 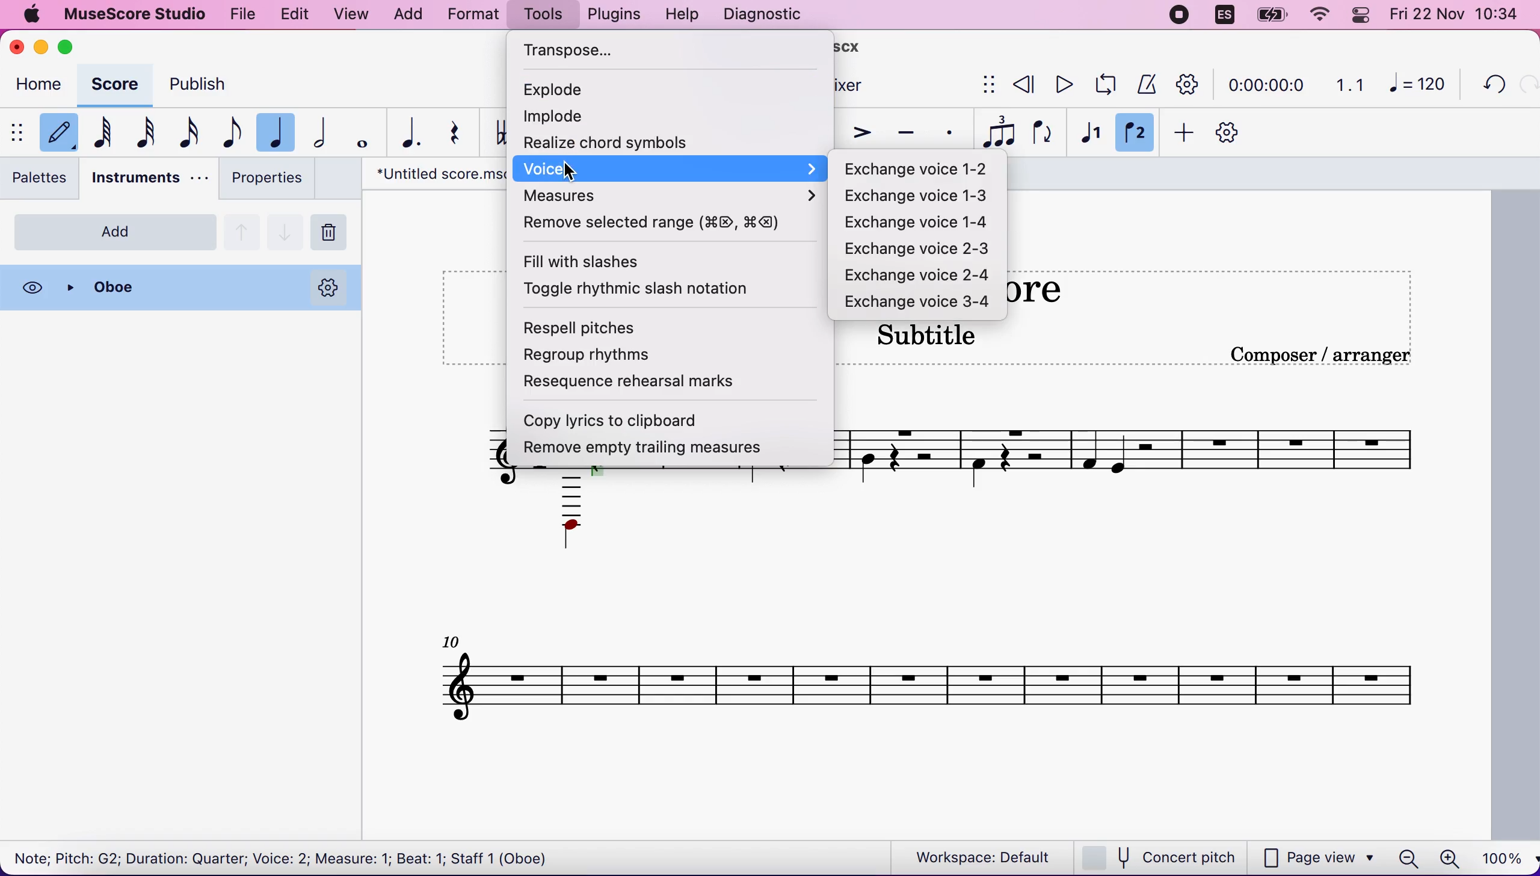 What do you see at coordinates (636, 291) in the screenshot?
I see `toggle rhythmic slash notation` at bounding box center [636, 291].